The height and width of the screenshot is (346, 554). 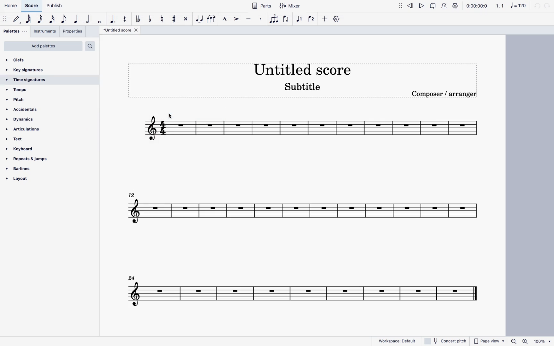 What do you see at coordinates (16, 20) in the screenshot?
I see `default` at bounding box center [16, 20].